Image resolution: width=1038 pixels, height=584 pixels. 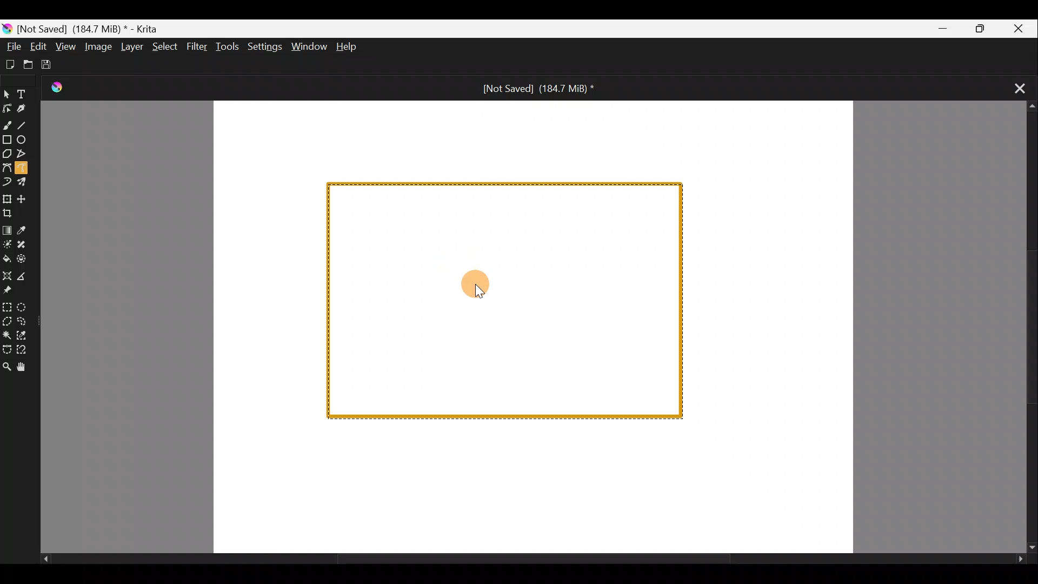 I want to click on Filter, so click(x=197, y=48).